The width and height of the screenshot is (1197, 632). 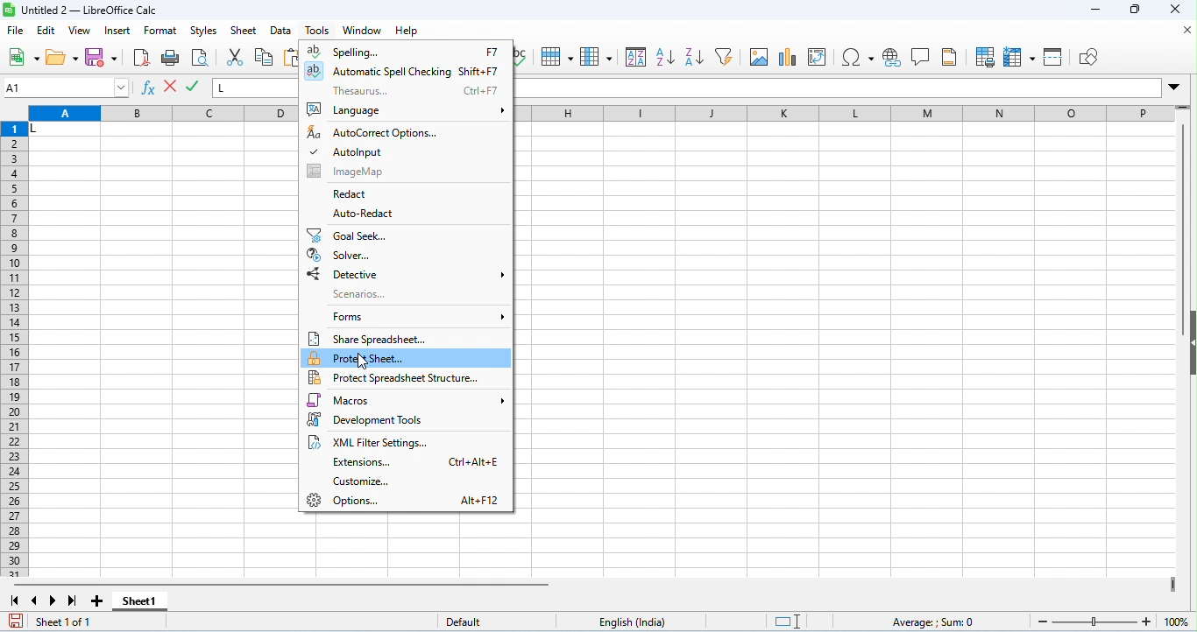 What do you see at coordinates (286, 585) in the screenshot?
I see `horizontal scroll bar` at bounding box center [286, 585].